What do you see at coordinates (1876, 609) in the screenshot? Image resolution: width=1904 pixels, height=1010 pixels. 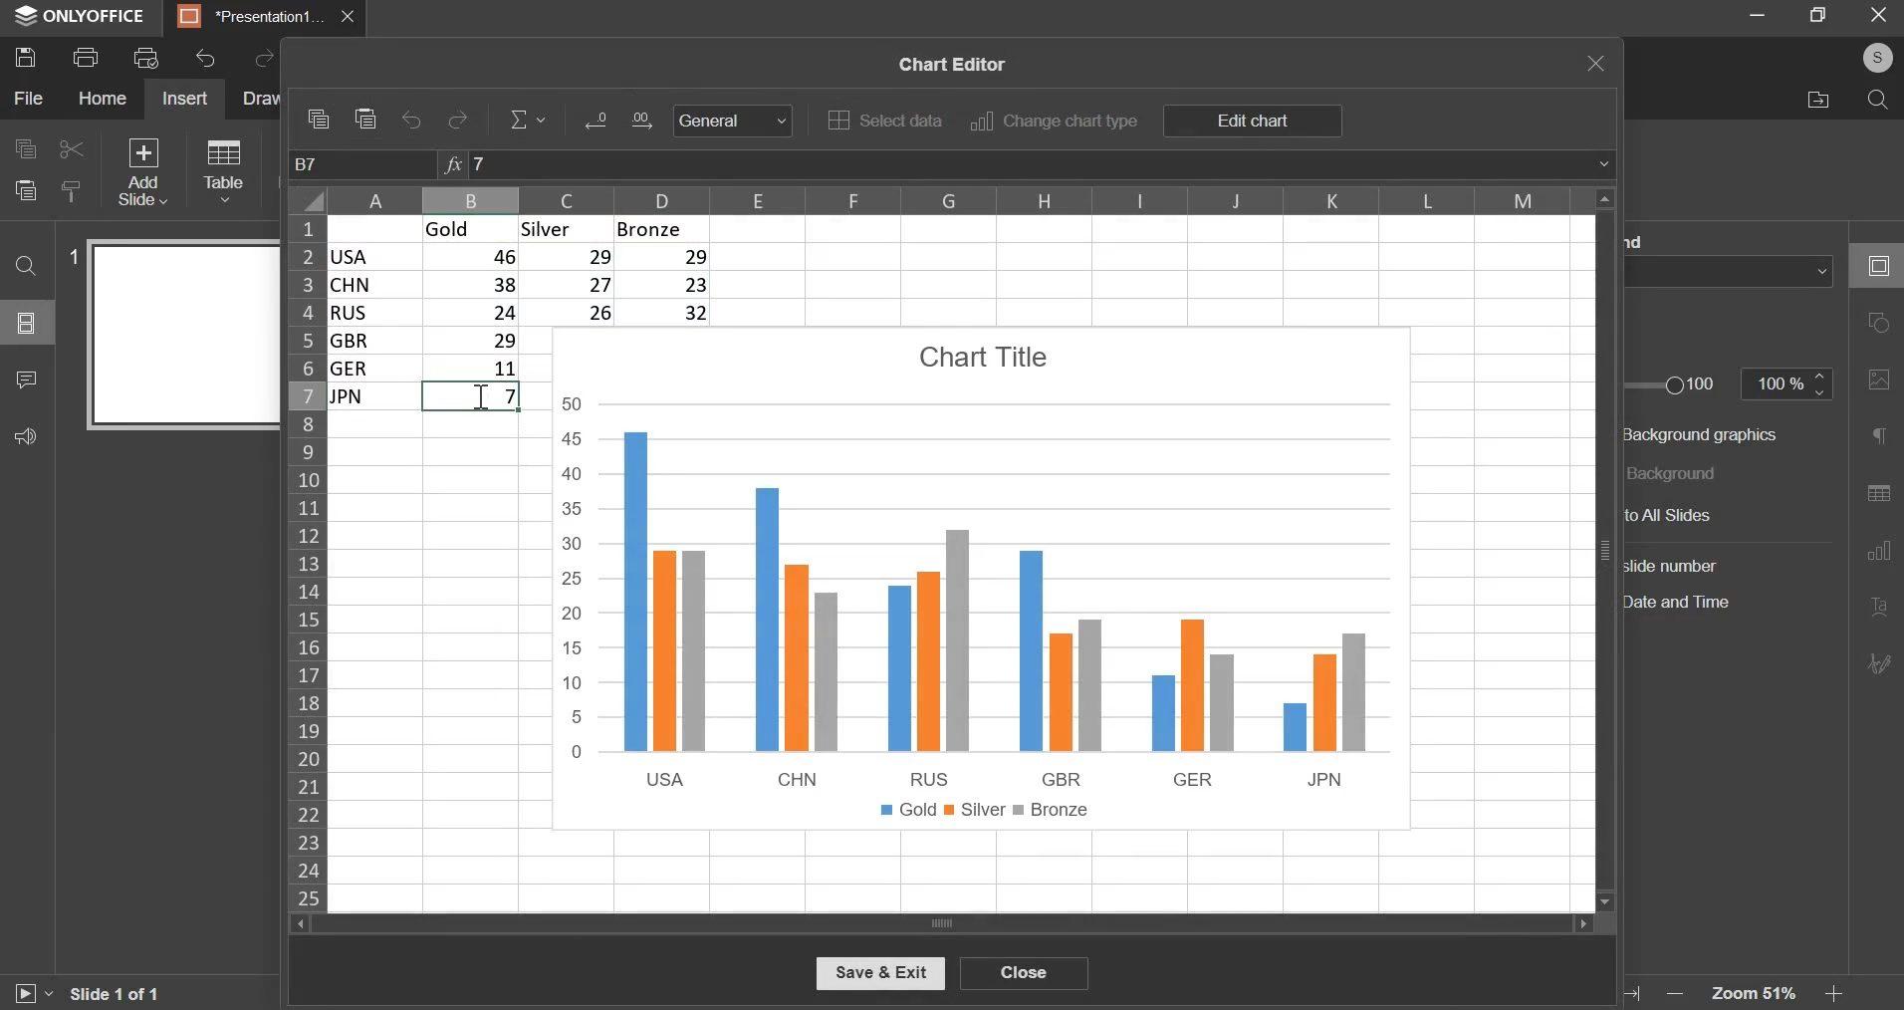 I see `text art settings` at bounding box center [1876, 609].